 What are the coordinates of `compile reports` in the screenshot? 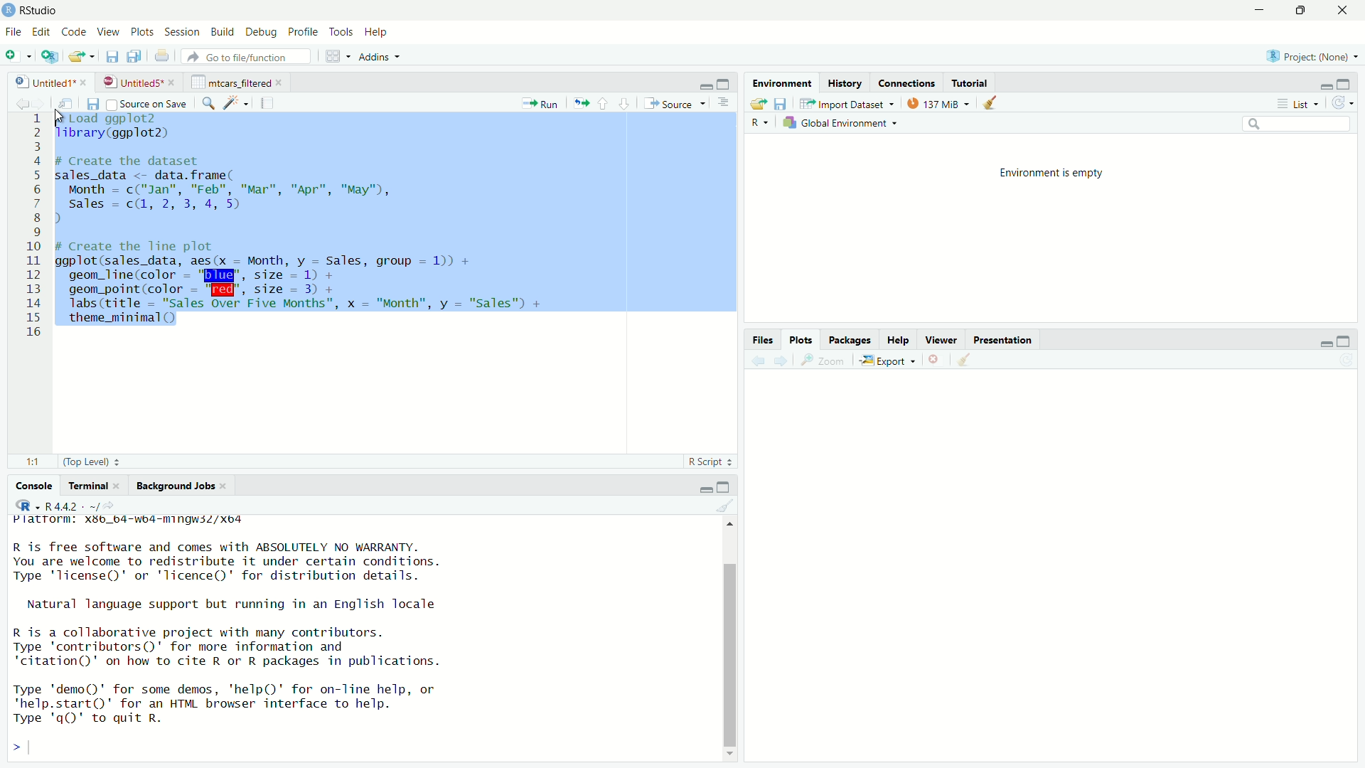 It's located at (267, 102).